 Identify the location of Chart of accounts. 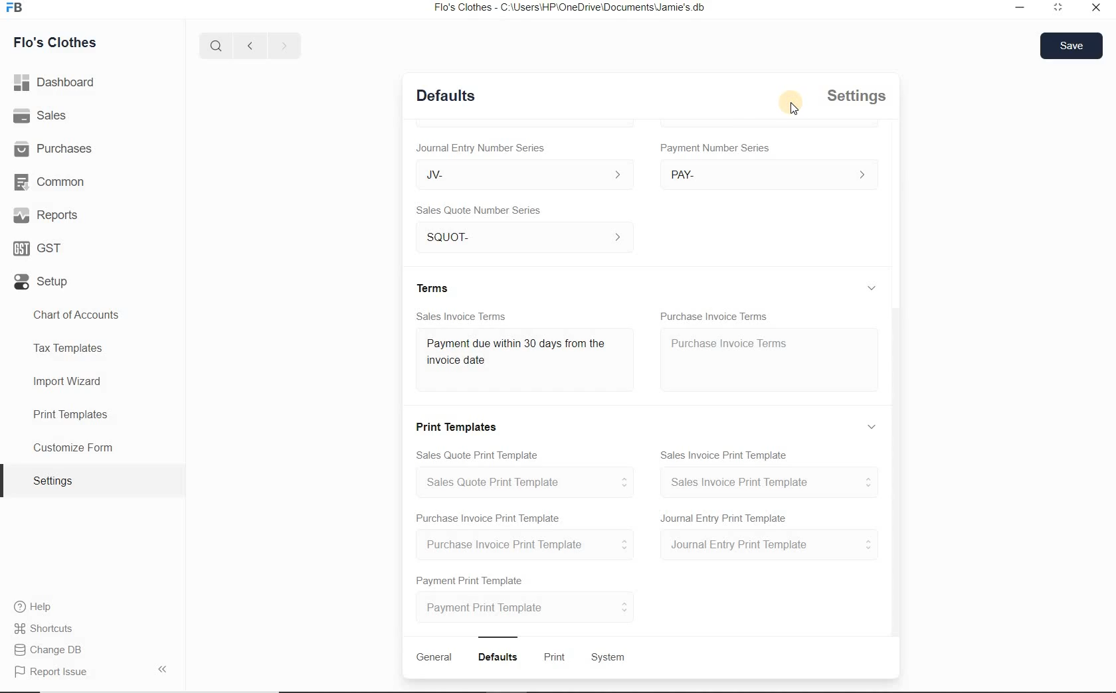
(93, 315).